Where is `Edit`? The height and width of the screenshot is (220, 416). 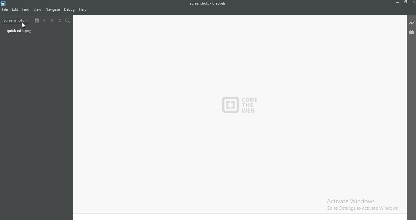
Edit is located at coordinates (15, 10).